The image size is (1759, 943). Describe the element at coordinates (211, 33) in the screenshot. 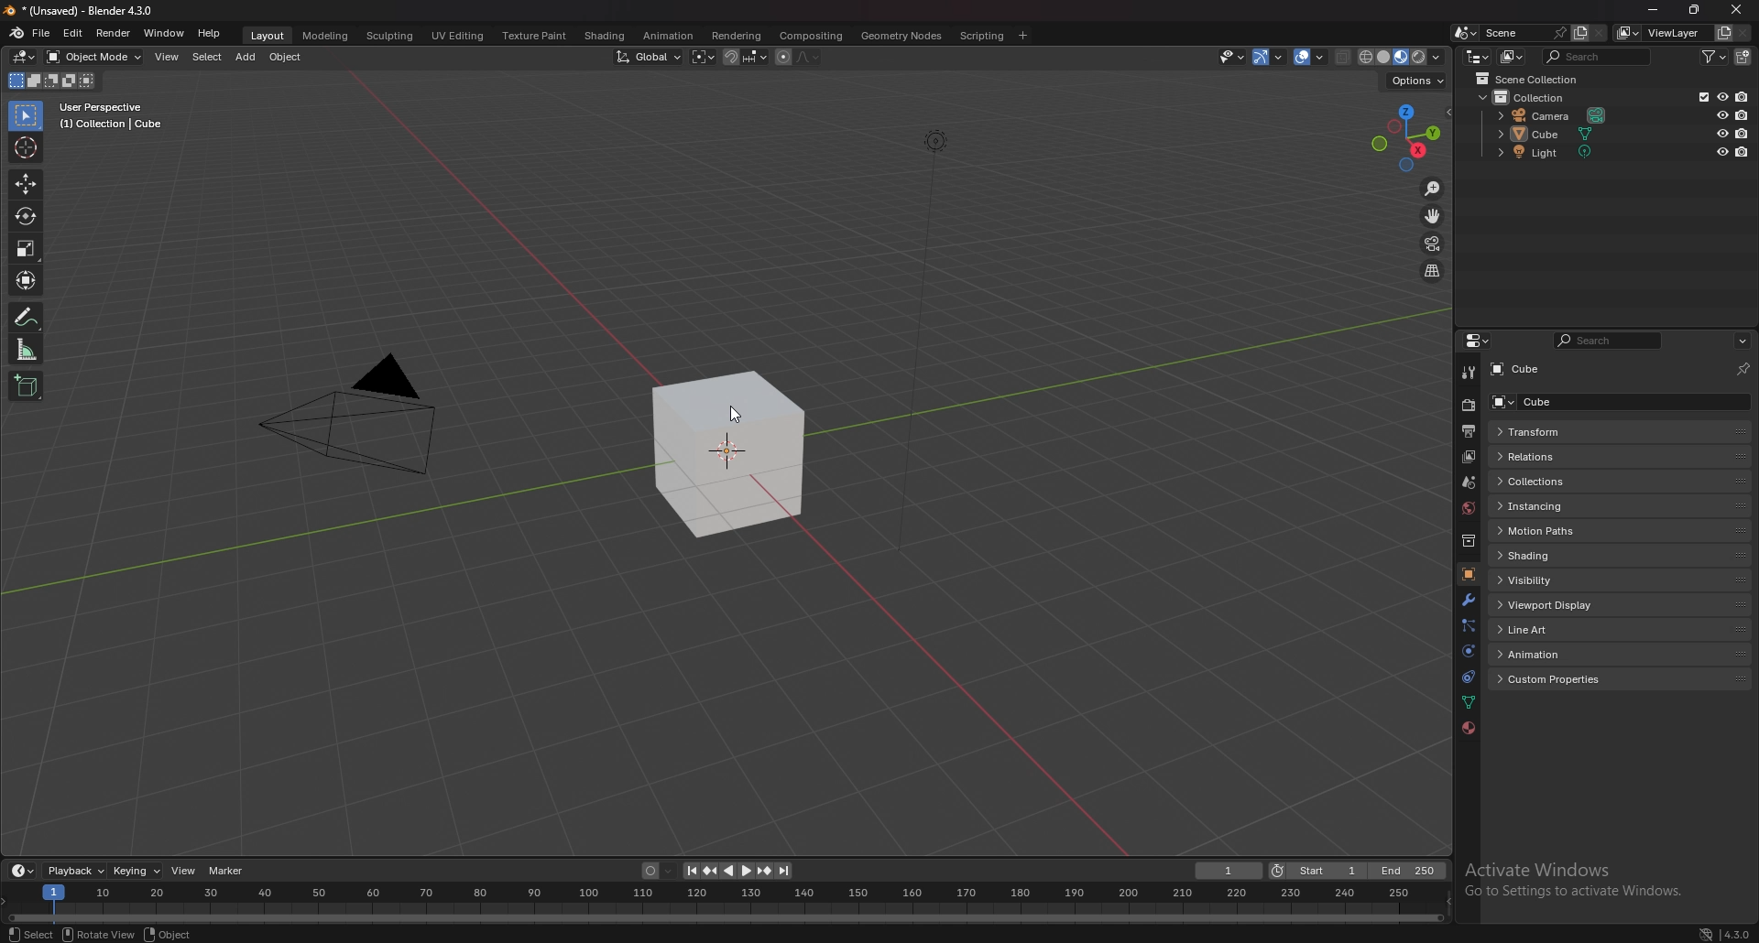

I see `help` at that location.